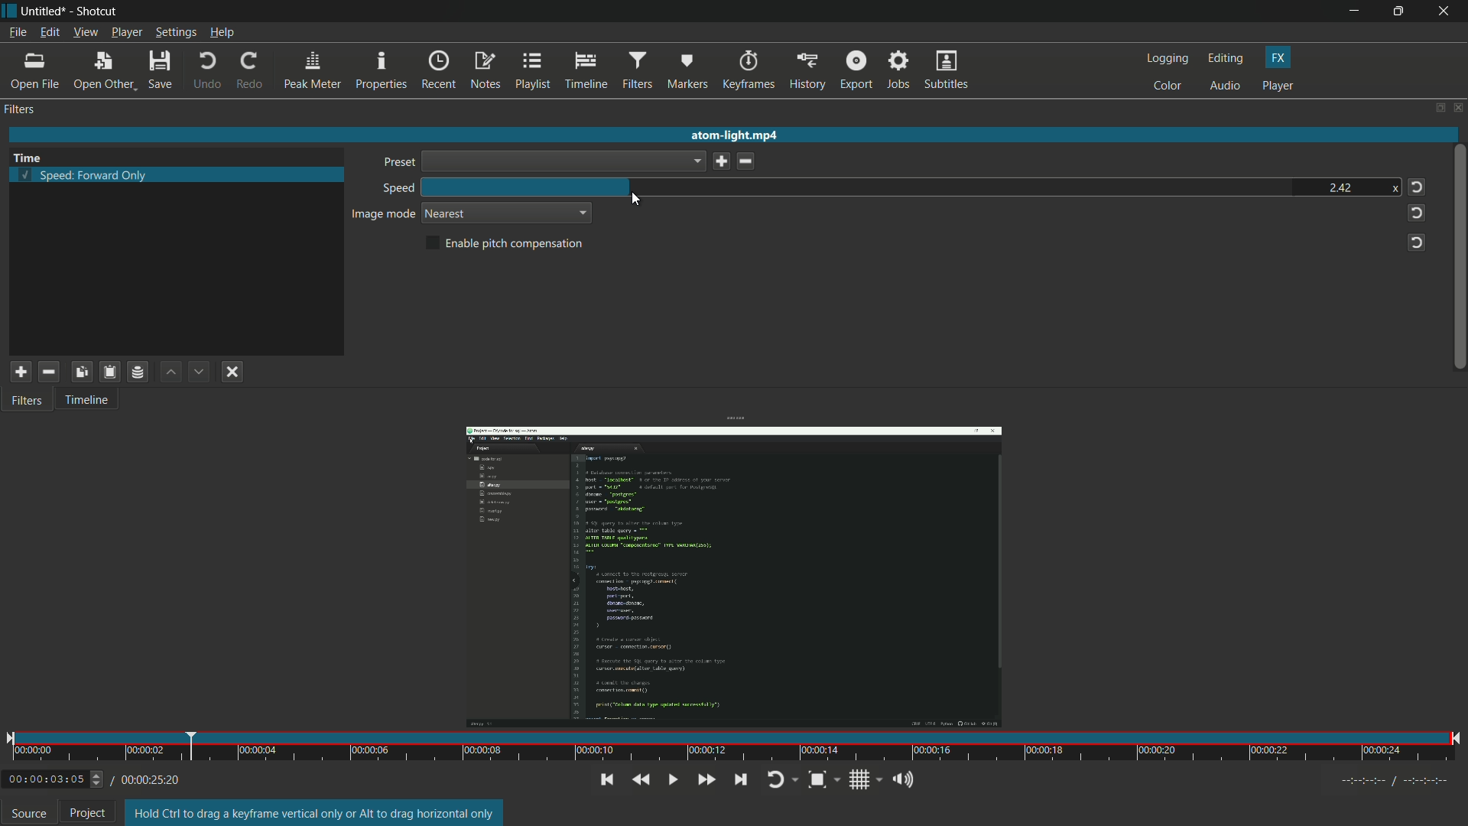 This screenshot has width=1468, height=826. Describe the element at coordinates (637, 71) in the screenshot. I see `filters` at that location.